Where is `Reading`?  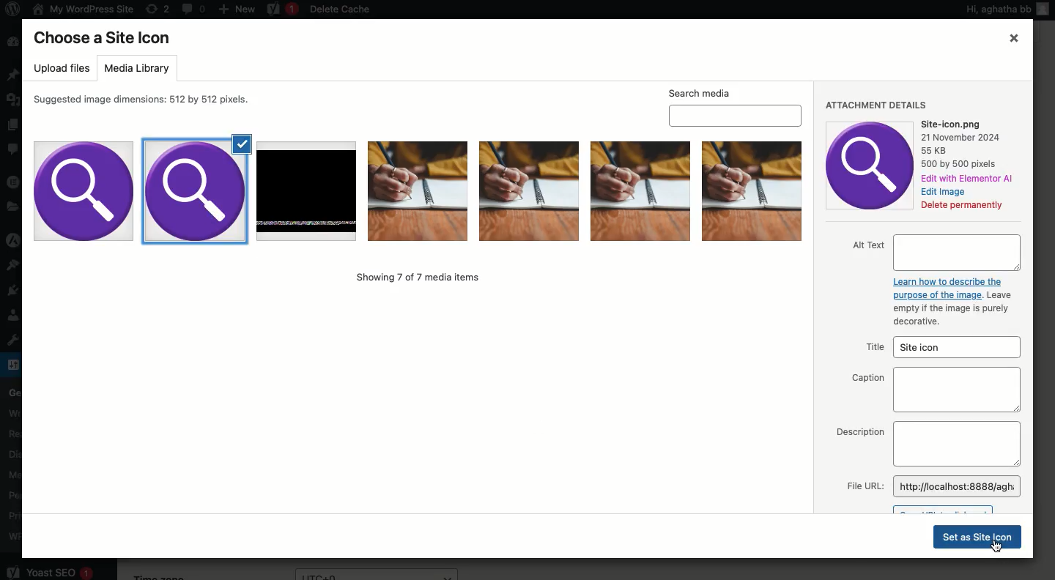
Reading is located at coordinates (15, 431).